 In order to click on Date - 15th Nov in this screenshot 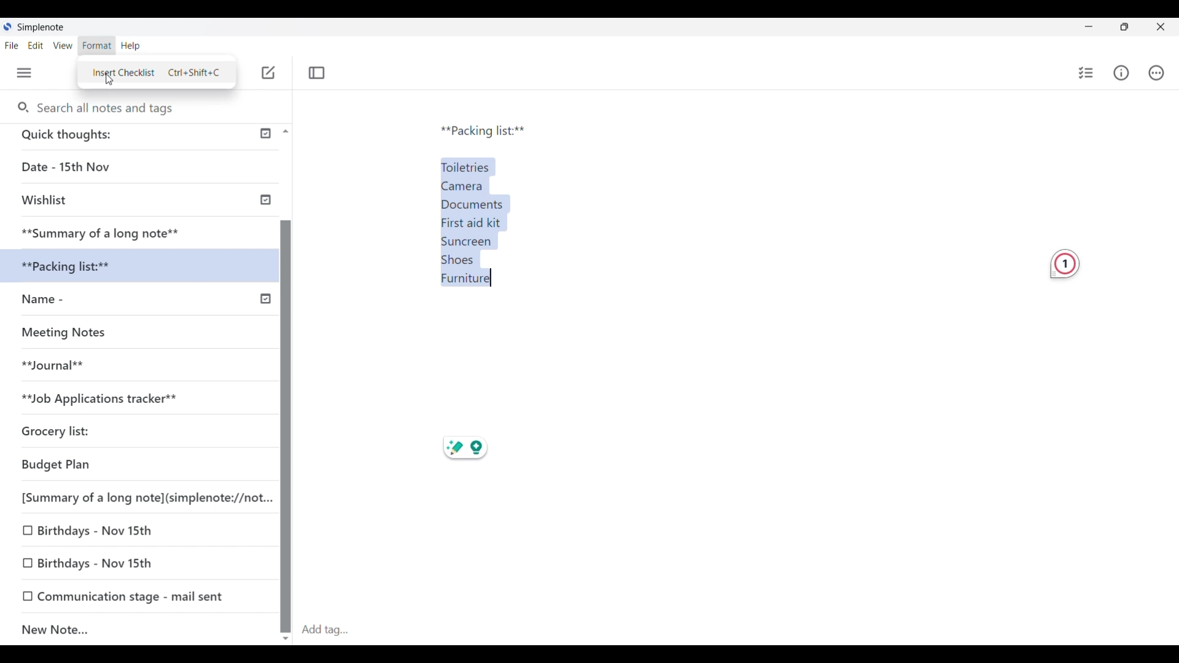, I will do `click(106, 167)`.